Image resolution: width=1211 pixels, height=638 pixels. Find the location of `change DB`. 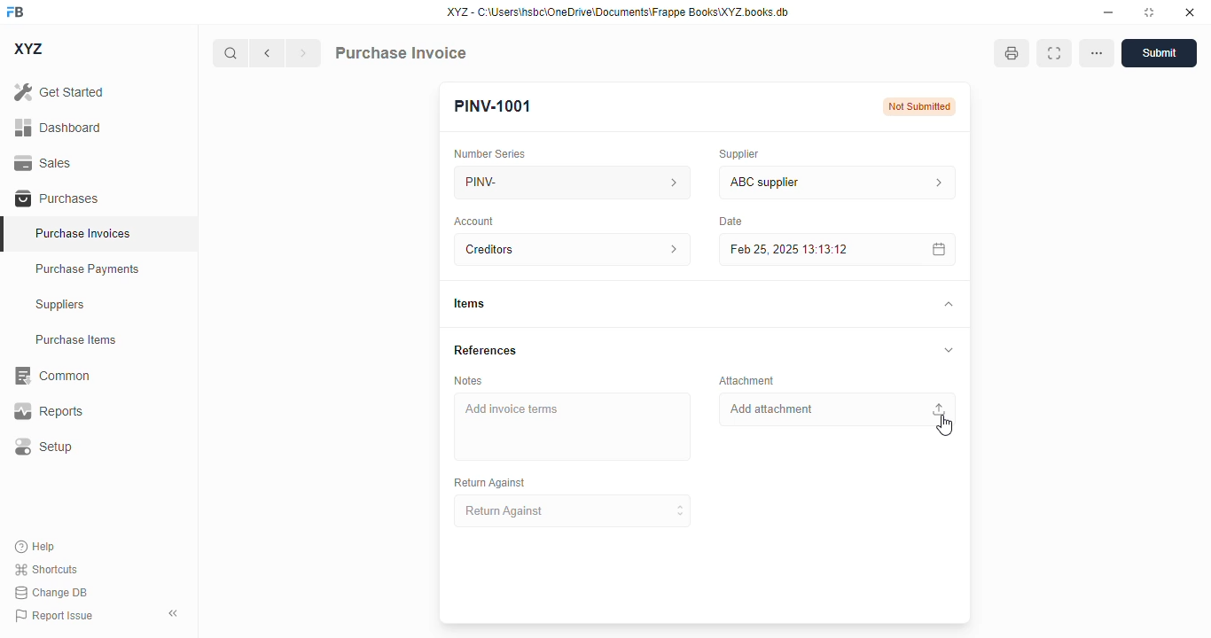

change DB is located at coordinates (51, 593).